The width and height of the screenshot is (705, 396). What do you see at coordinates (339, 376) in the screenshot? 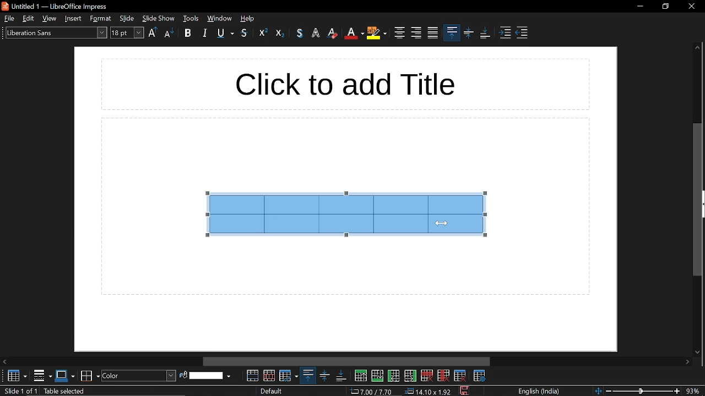
I see `align bottom` at bounding box center [339, 376].